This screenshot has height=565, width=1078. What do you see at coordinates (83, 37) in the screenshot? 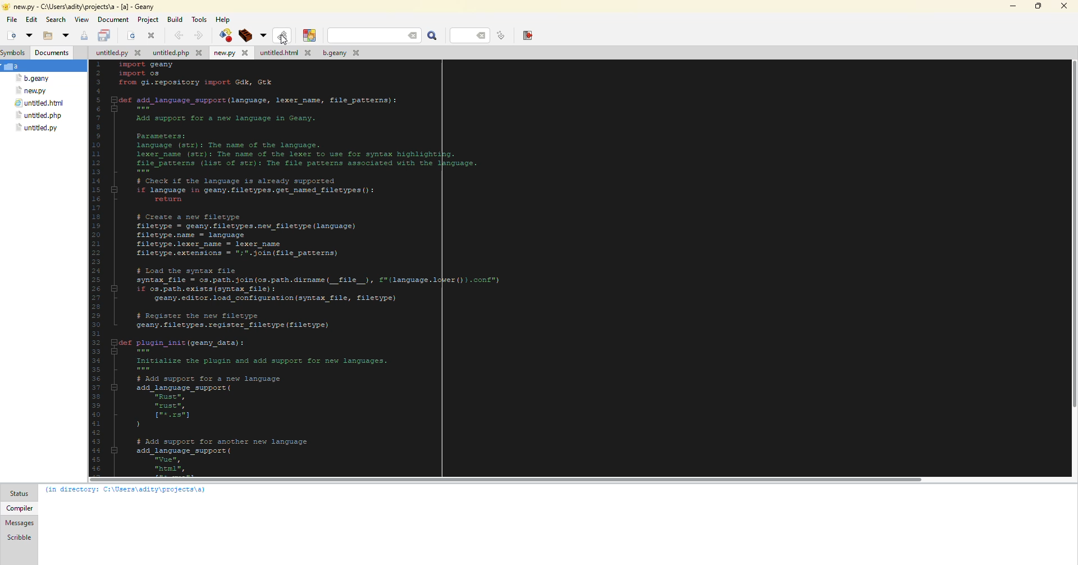
I see `save` at bounding box center [83, 37].